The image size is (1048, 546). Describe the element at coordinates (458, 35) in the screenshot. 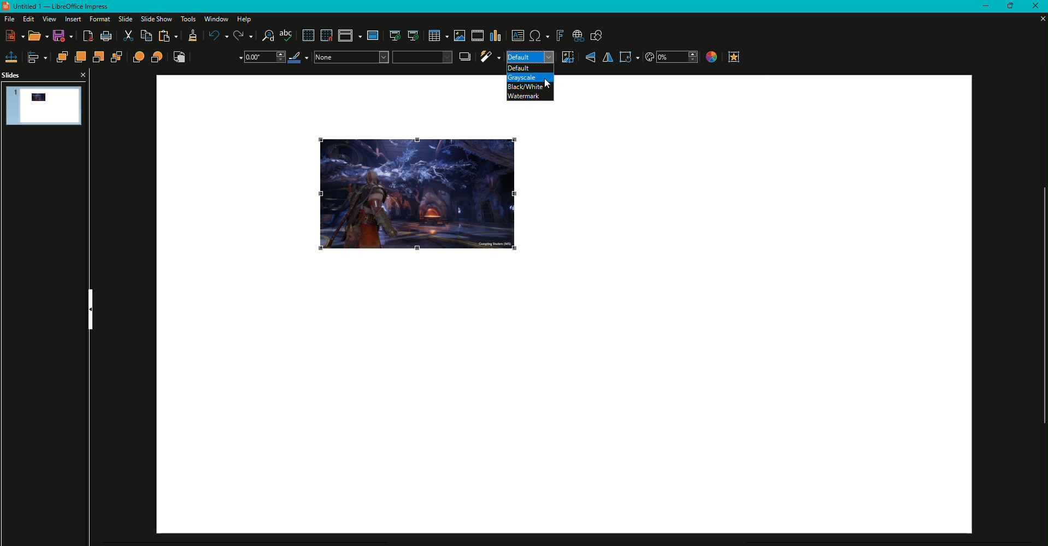

I see `Insert Image` at that location.